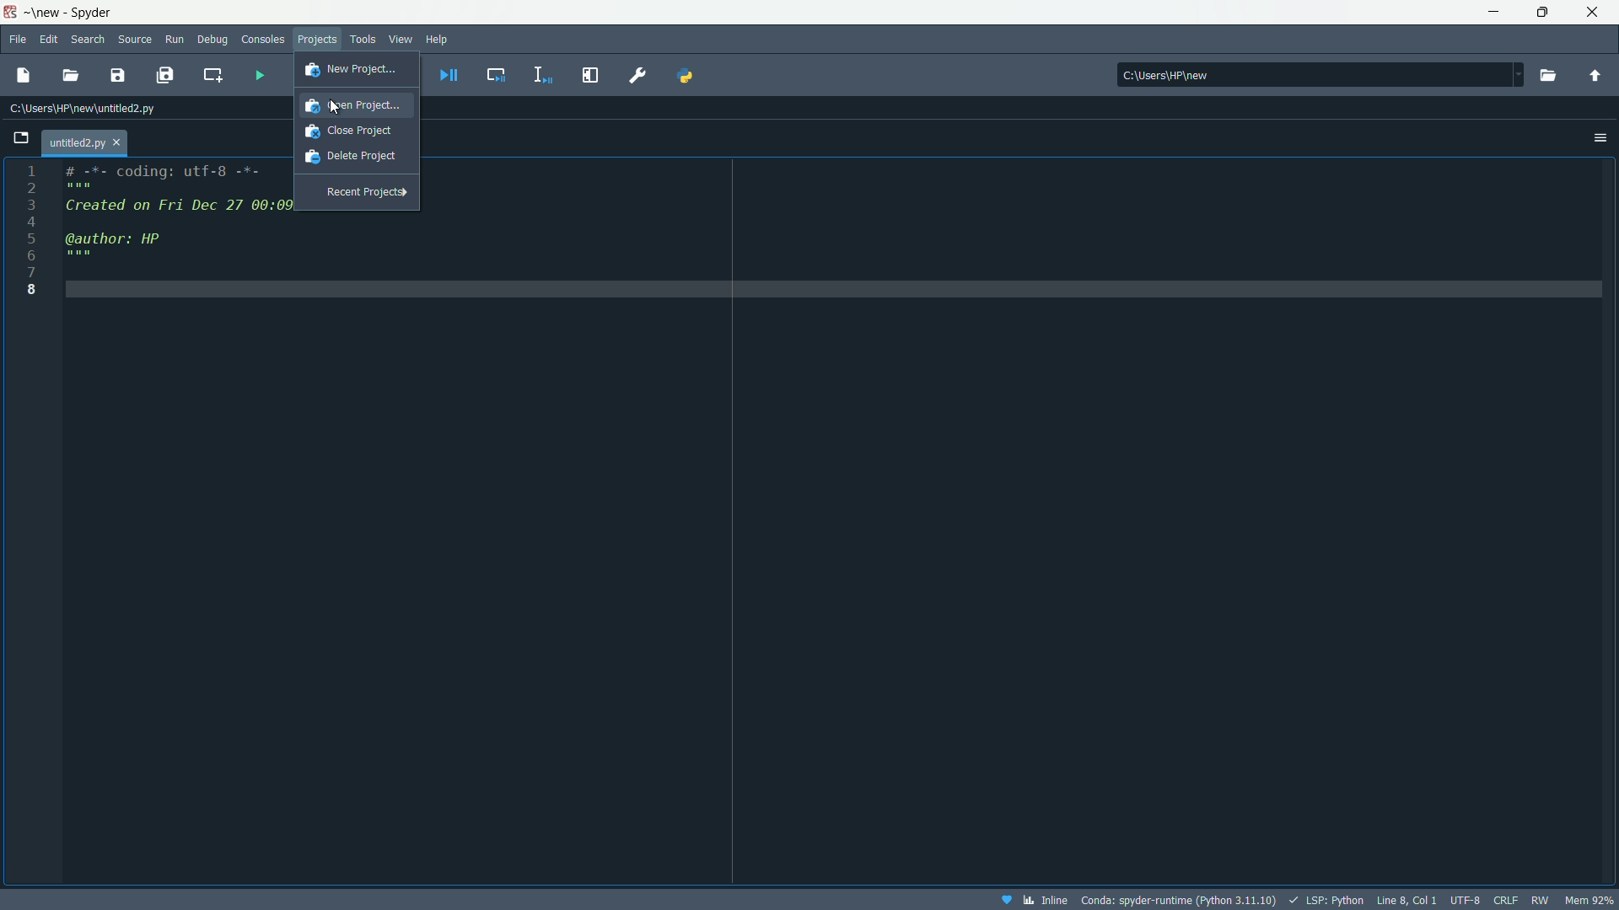  What do you see at coordinates (1595, 77) in the screenshot?
I see `parent directory` at bounding box center [1595, 77].